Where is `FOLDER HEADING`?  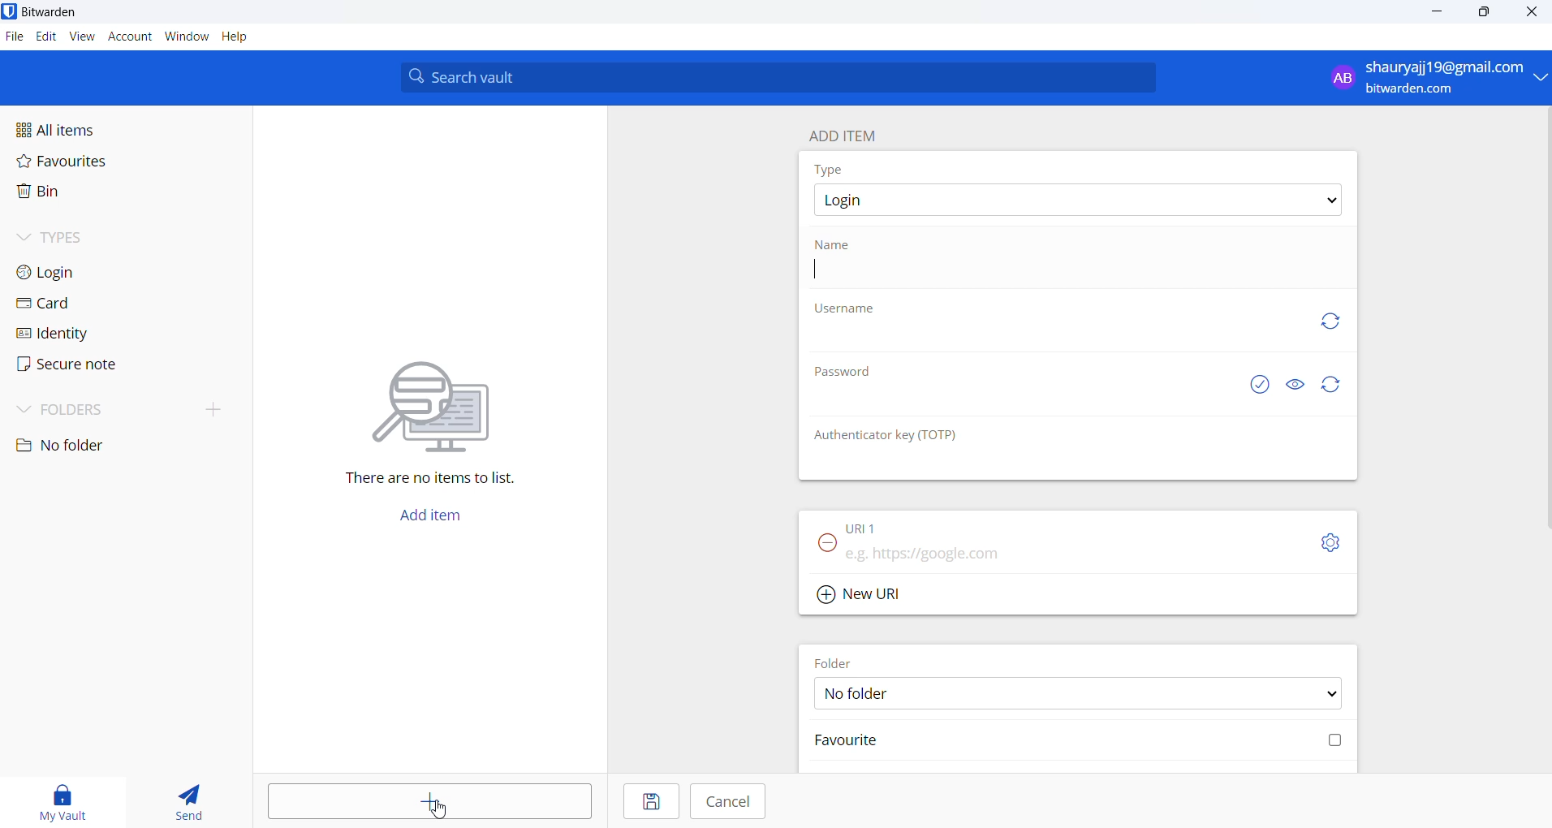
FOLDER HEADING is located at coordinates (833, 662).